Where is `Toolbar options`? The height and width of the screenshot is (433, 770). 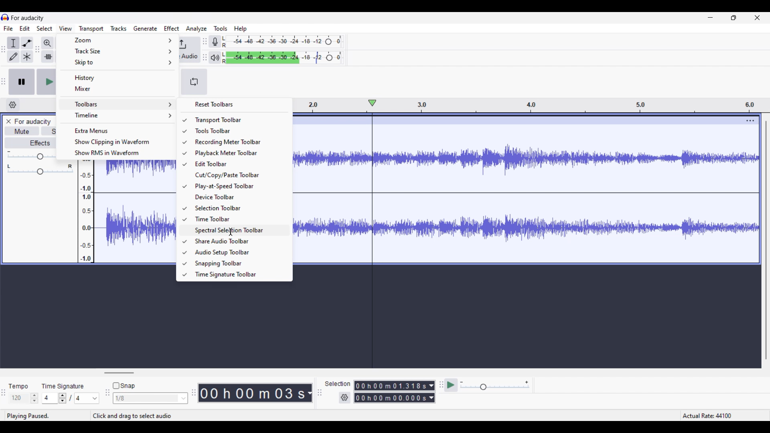 Toolbar options is located at coordinates (118, 104).